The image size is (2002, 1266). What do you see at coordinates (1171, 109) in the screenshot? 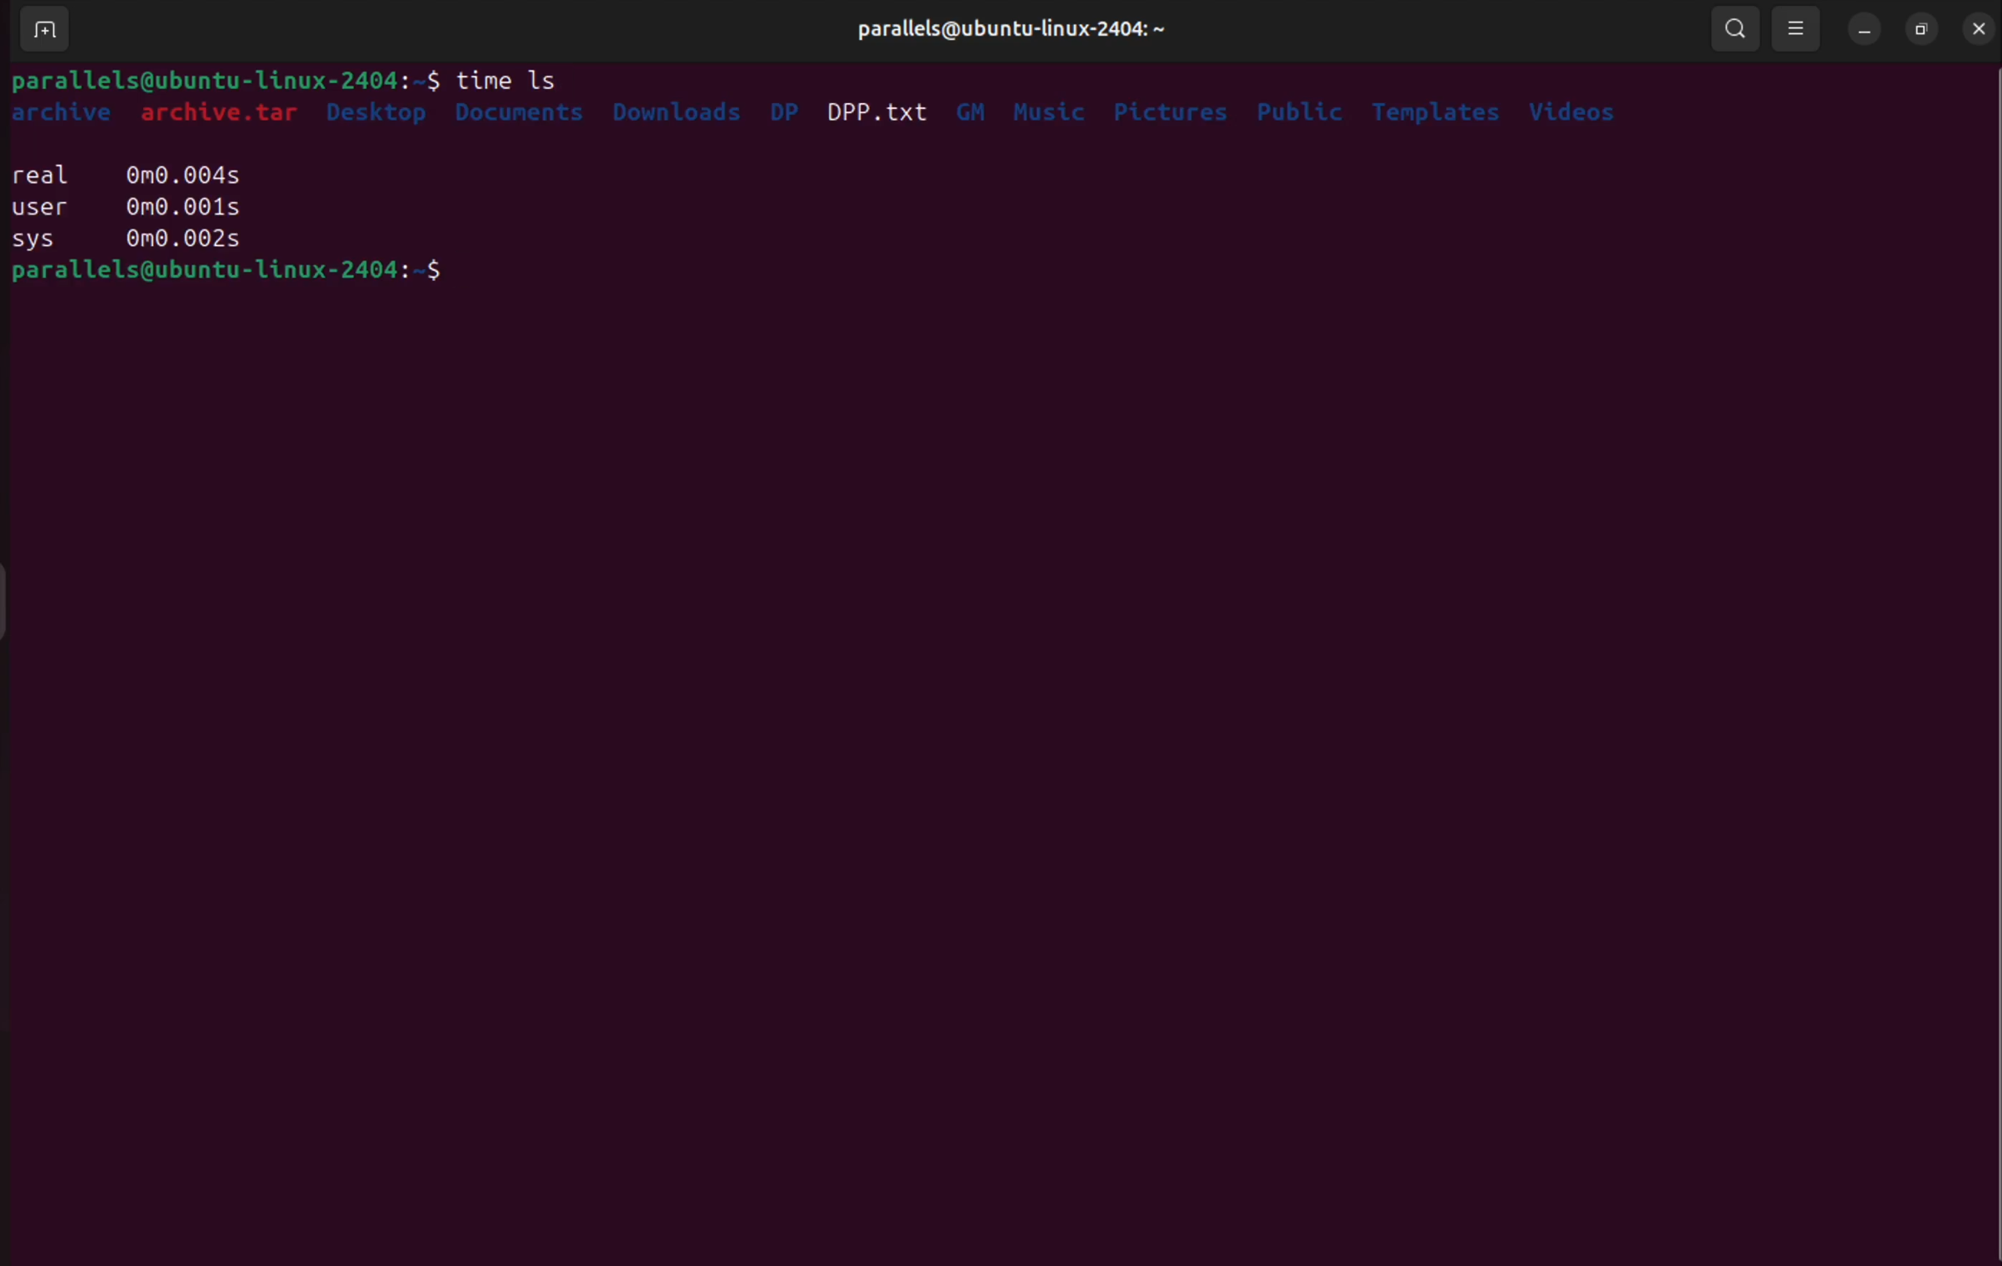
I see `Pictures` at bounding box center [1171, 109].